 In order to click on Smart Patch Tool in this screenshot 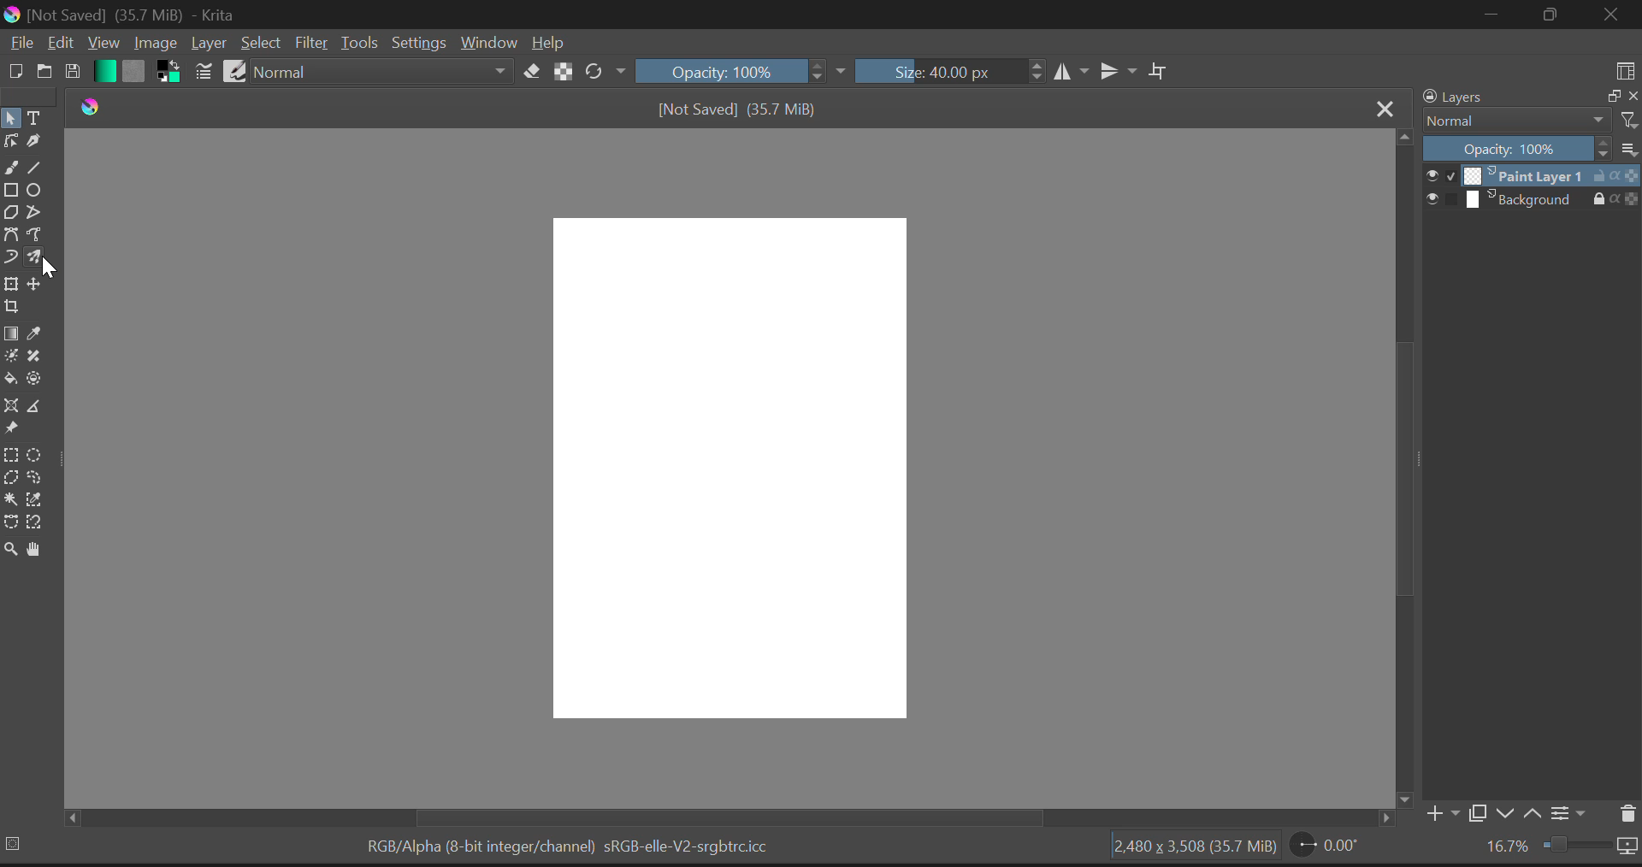, I will do `click(39, 356)`.